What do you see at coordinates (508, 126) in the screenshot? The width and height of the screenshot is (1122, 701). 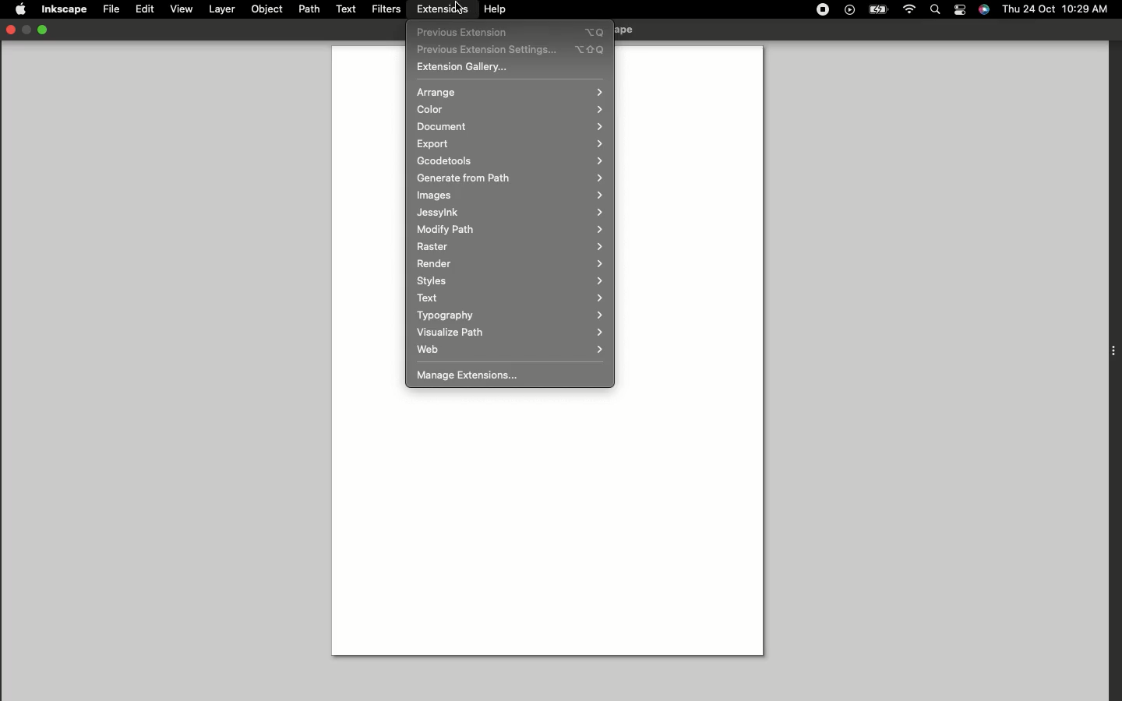 I see `Document` at bounding box center [508, 126].